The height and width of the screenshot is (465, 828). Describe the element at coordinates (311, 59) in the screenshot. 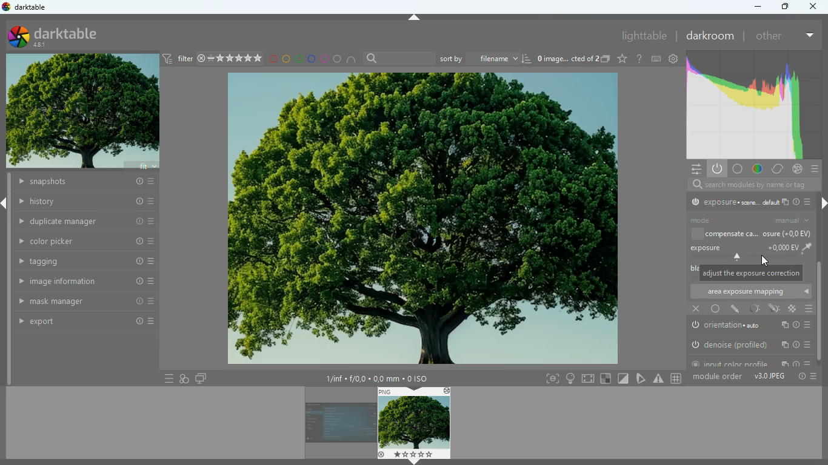

I see `blue` at that location.